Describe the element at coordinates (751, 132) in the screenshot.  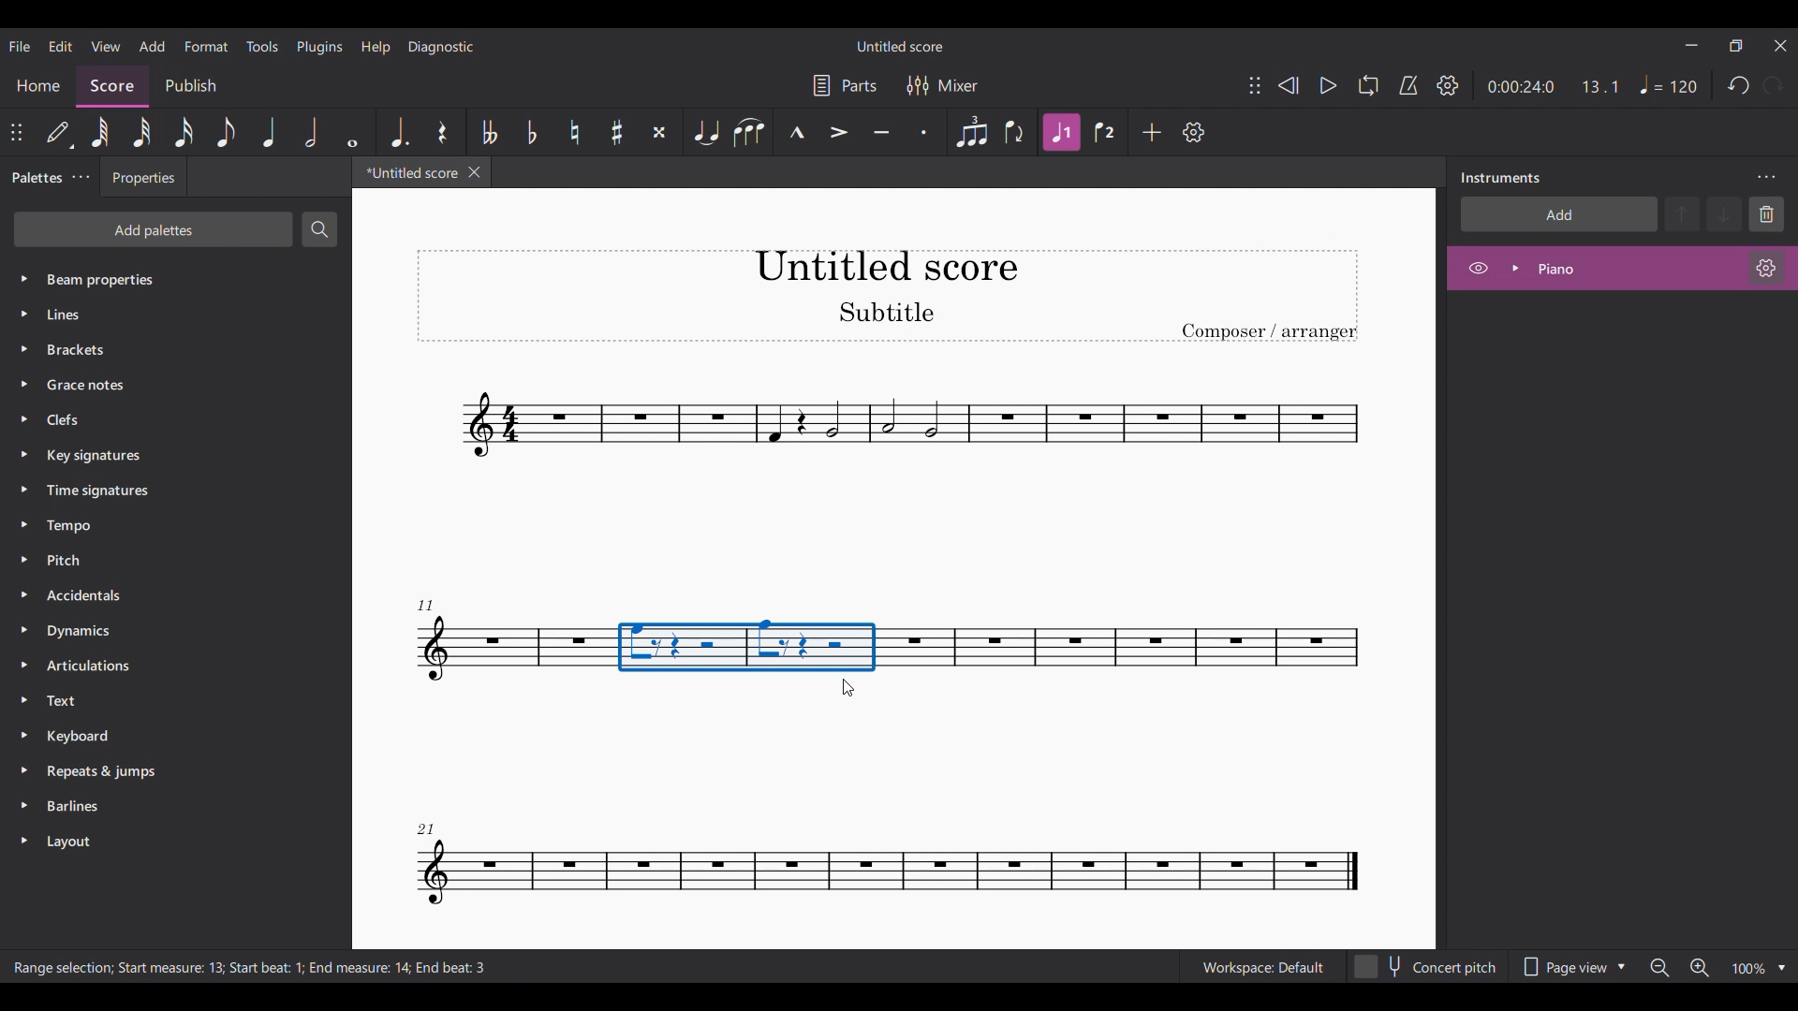
I see `Slur` at that location.